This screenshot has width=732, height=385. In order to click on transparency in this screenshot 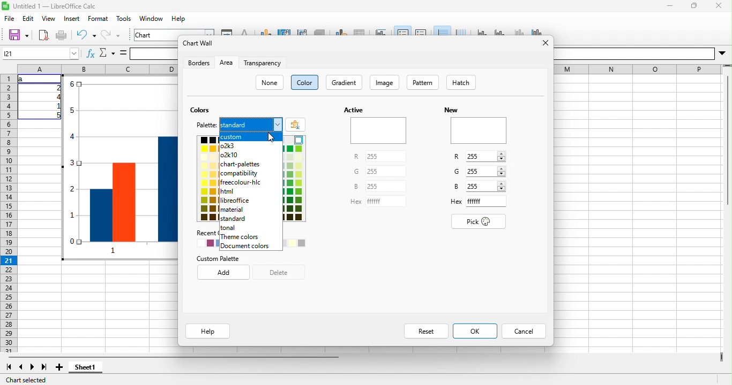, I will do `click(263, 63)`.